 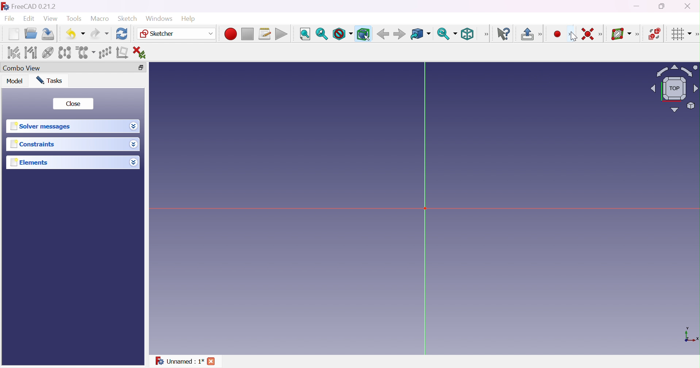 What do you see at coordinates (134, 126) in the screenshot?
I see `Drop down` at bounding box center [134, 126].